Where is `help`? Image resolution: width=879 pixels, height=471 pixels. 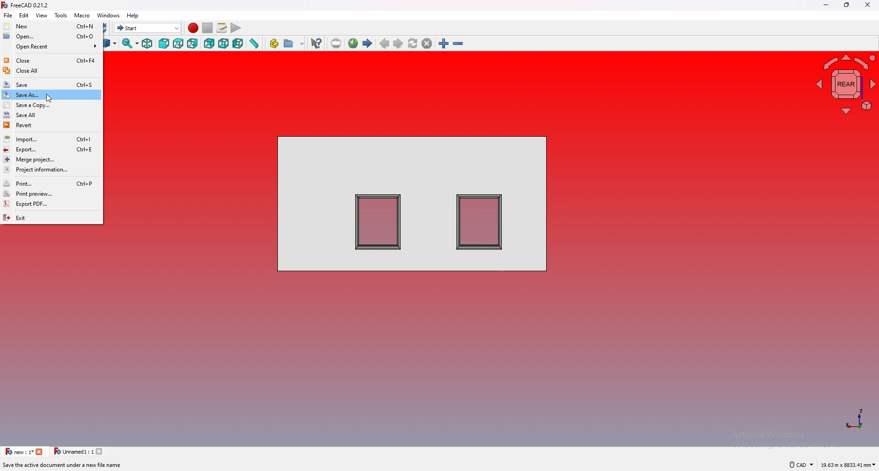 help is located at coordinates (132, 16).